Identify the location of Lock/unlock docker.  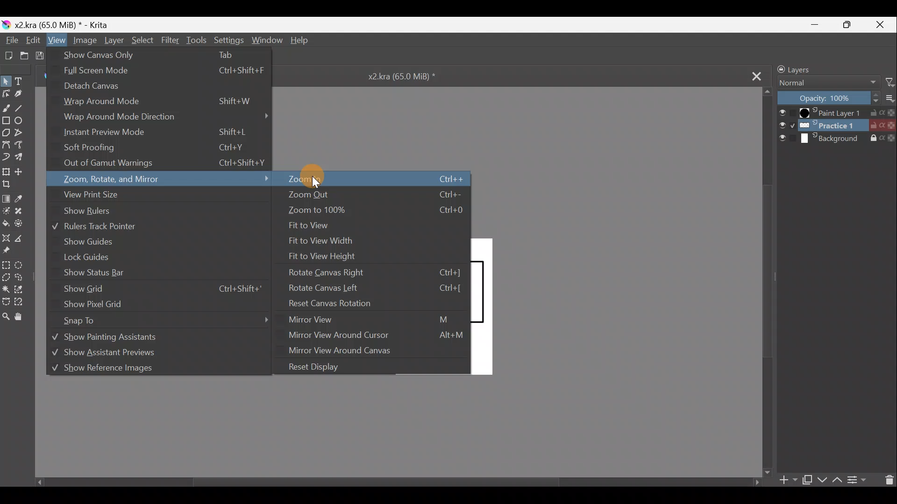
(776, 68).